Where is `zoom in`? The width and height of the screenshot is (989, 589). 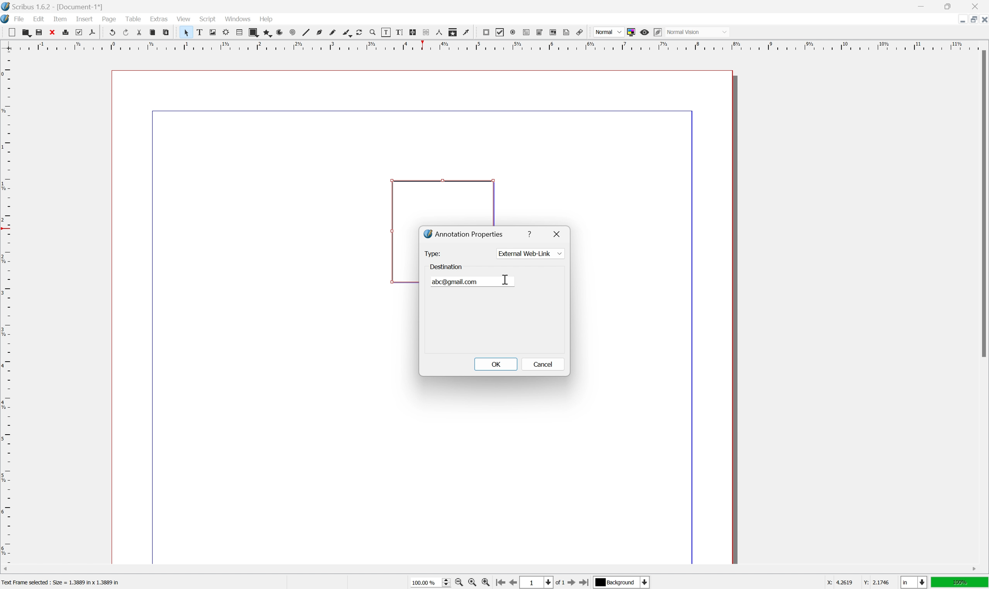
zoom in is located at coordinates (485, 582).